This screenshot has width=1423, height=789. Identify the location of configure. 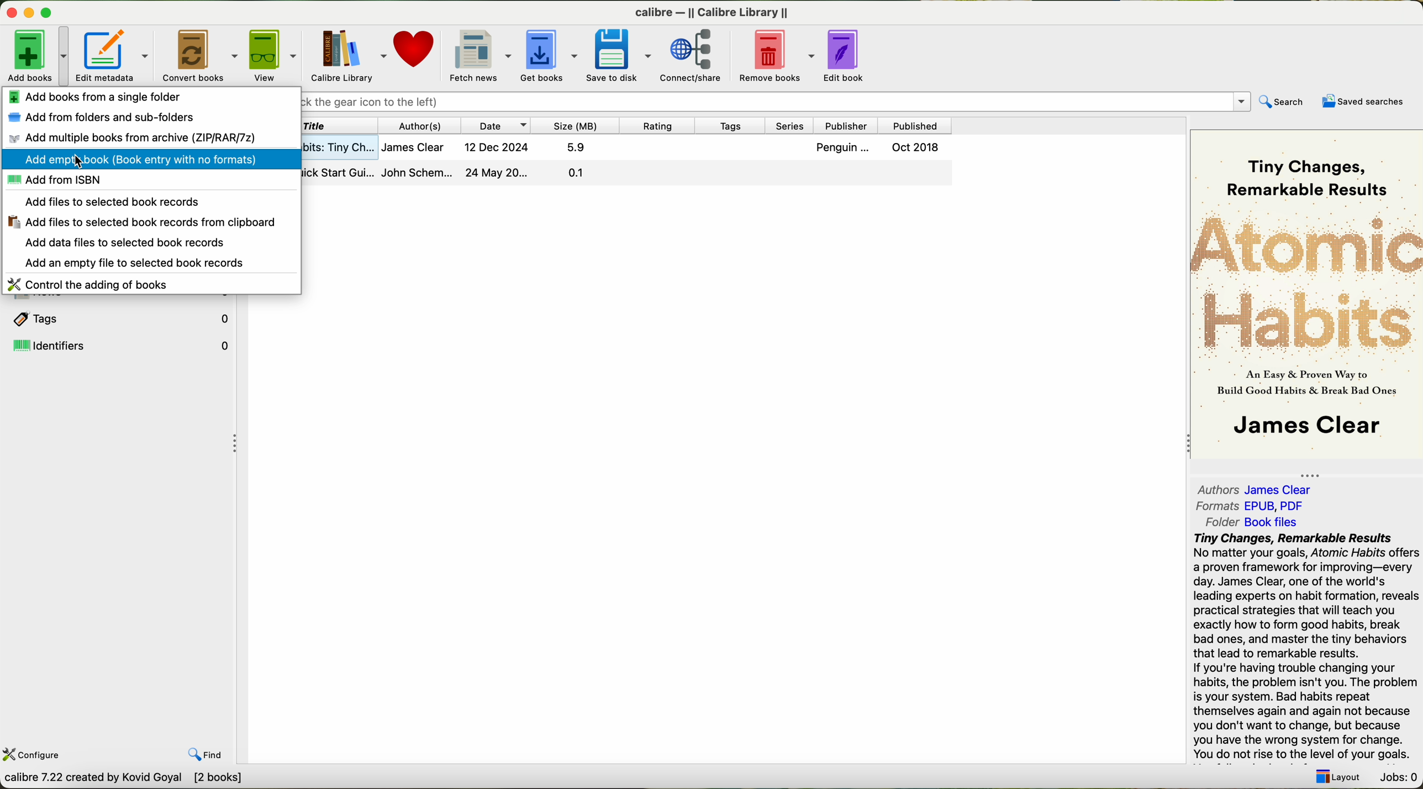
(34, 755).